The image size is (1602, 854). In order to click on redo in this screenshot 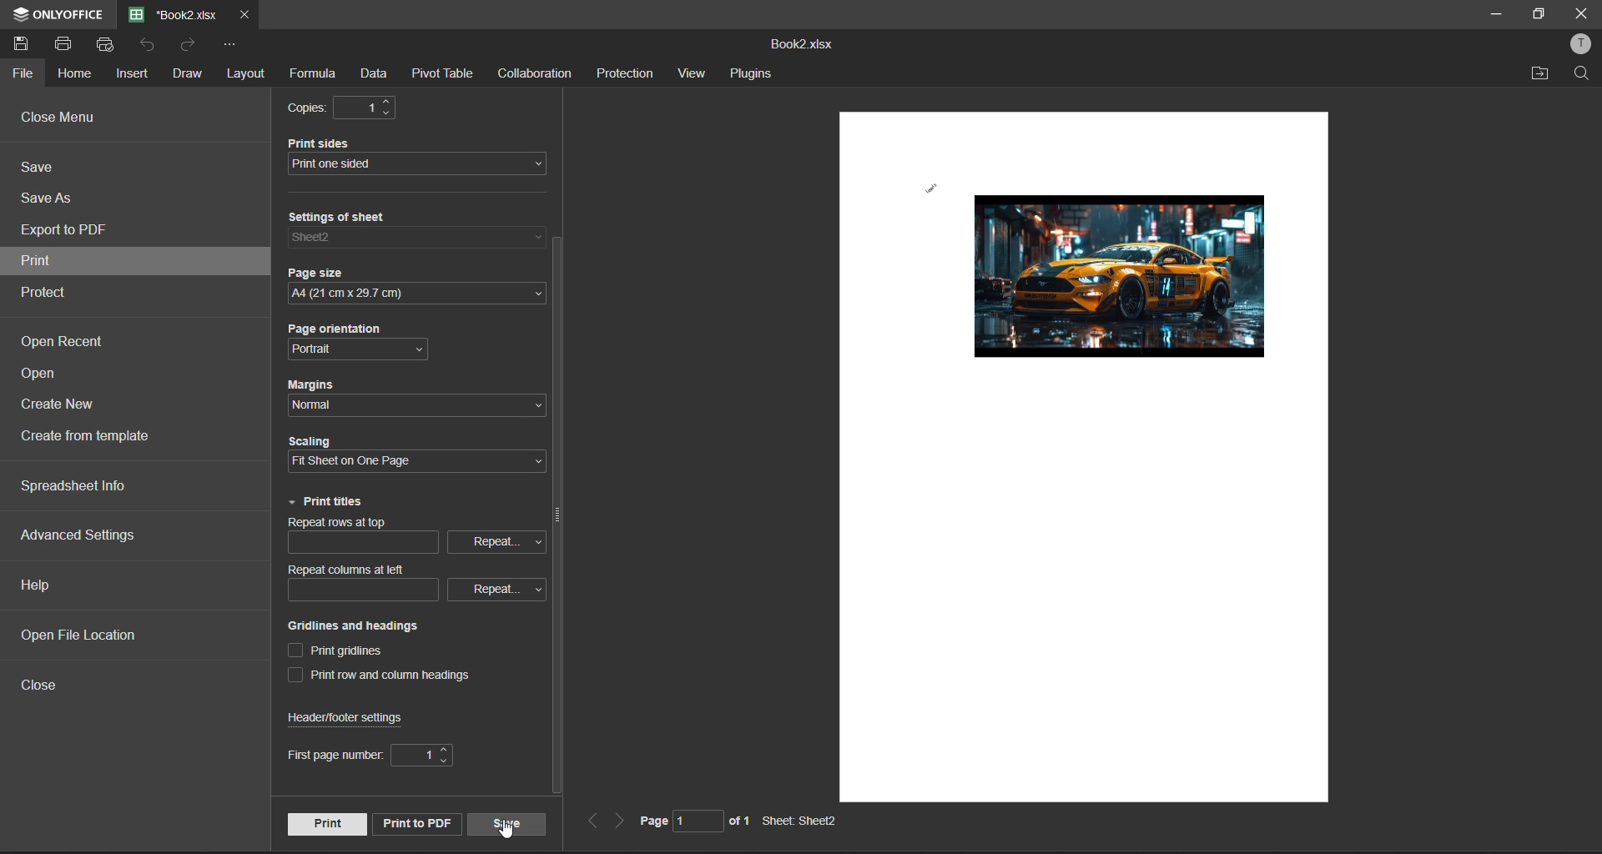, I will do `click(189, 45)`.